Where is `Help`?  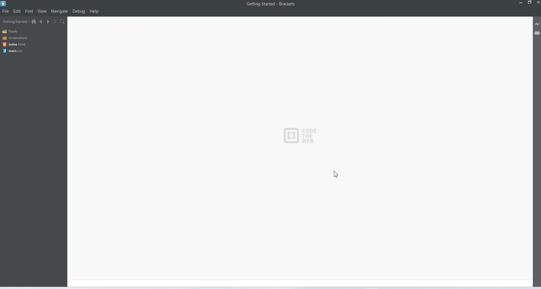
Help is located at coordinates (94, 11).